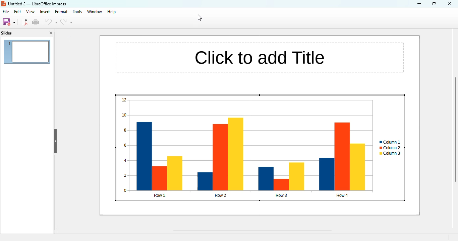 This screenshot has height=241, width=458. Describe the element at coordinates (17, 11) in the screenshot. I see `edit` at that location.